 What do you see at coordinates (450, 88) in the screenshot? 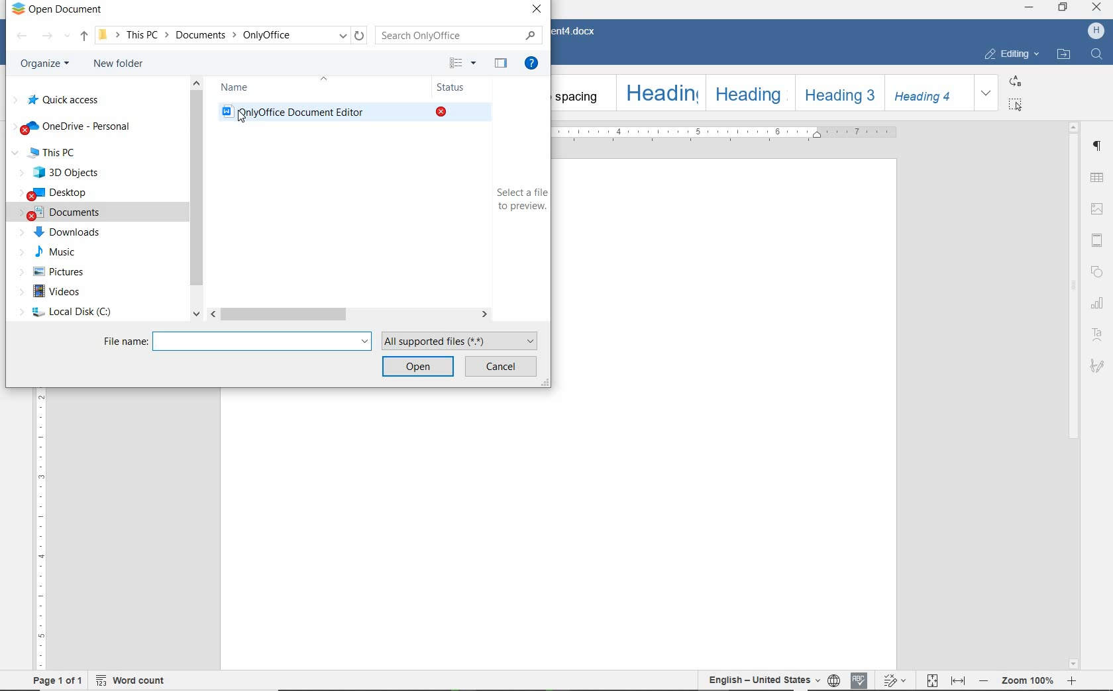
I see `status` at bounding box center [450, 88].